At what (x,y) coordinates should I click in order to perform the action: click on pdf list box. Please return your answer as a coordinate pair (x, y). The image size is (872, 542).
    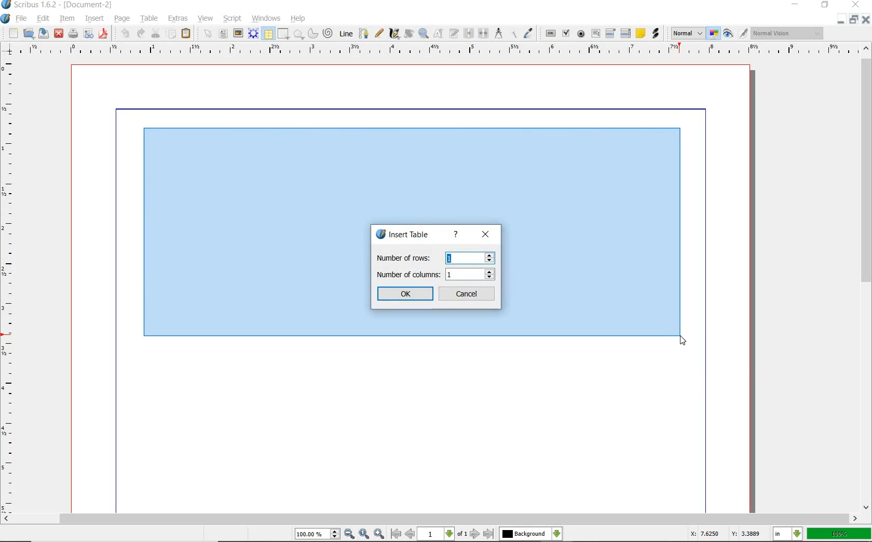
    Looking at the image, I should click on (626, 33).